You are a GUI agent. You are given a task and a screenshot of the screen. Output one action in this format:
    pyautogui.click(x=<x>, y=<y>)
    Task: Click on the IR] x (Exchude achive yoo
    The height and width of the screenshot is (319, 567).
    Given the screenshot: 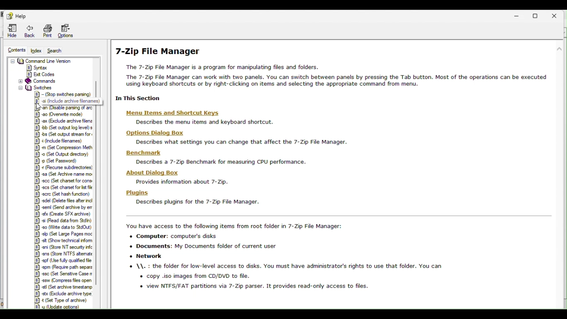 What is the action you would take?
    pyautogui.click(x=63, y=293)
    